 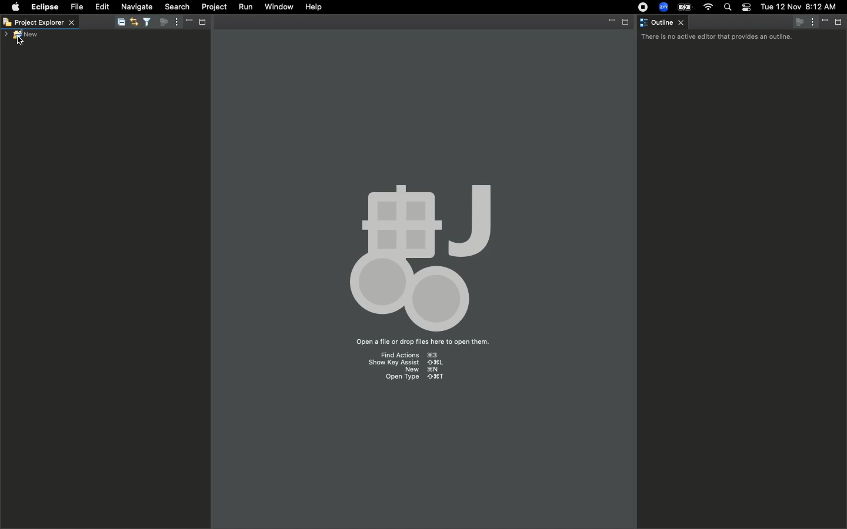 I want to click on Open type, so click(x=415, y=379).